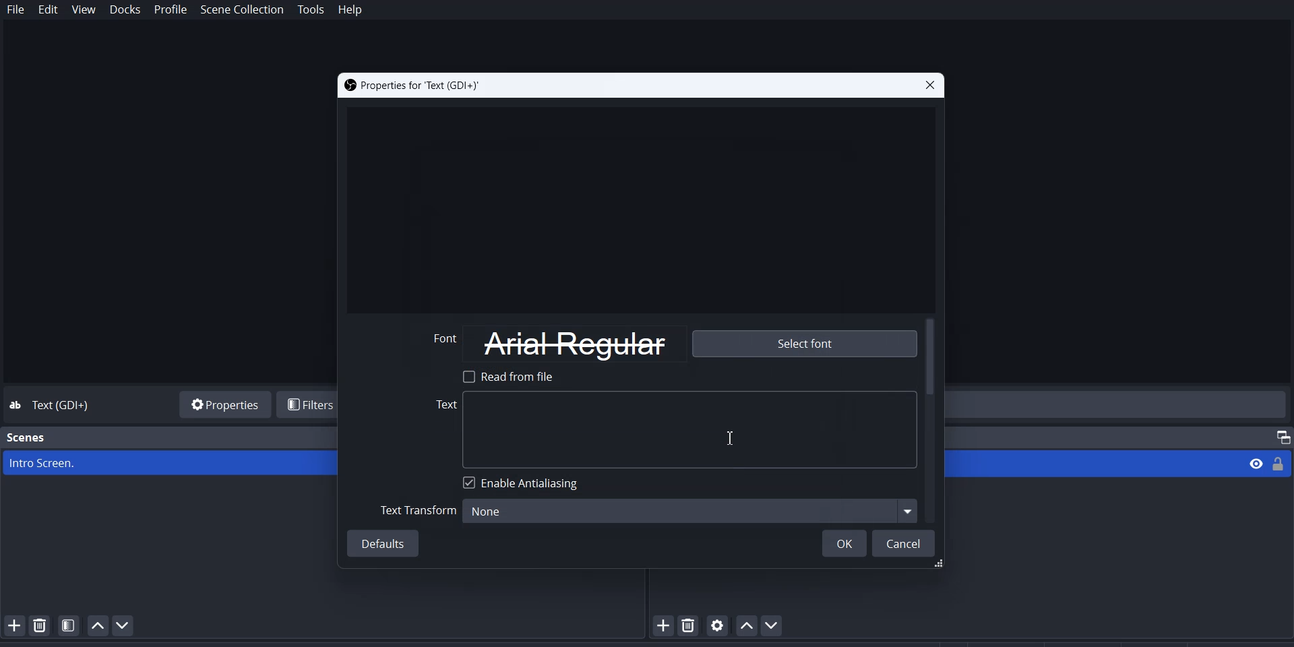 This screenshot has height=647, width=1294. I want to click on View, so click(1252, 463).